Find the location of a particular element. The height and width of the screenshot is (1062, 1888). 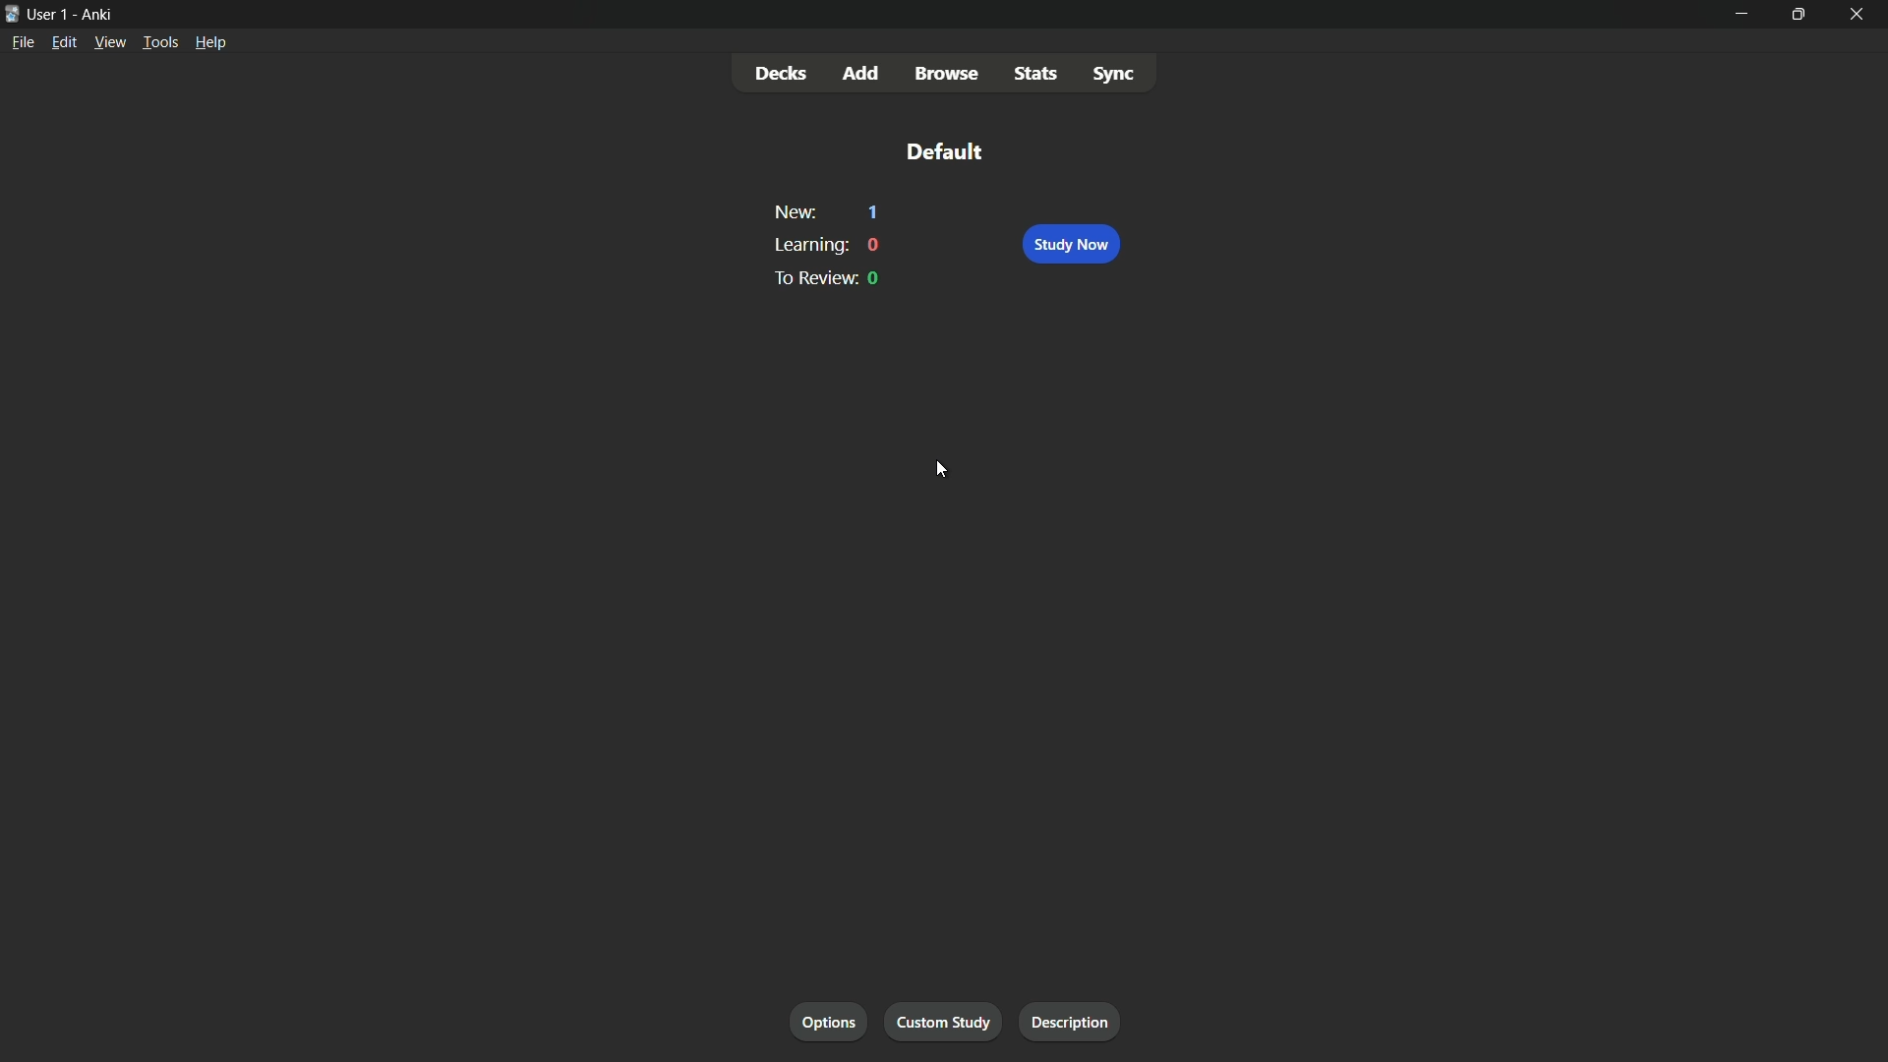

tools menu is located at coordinates (158, 41).